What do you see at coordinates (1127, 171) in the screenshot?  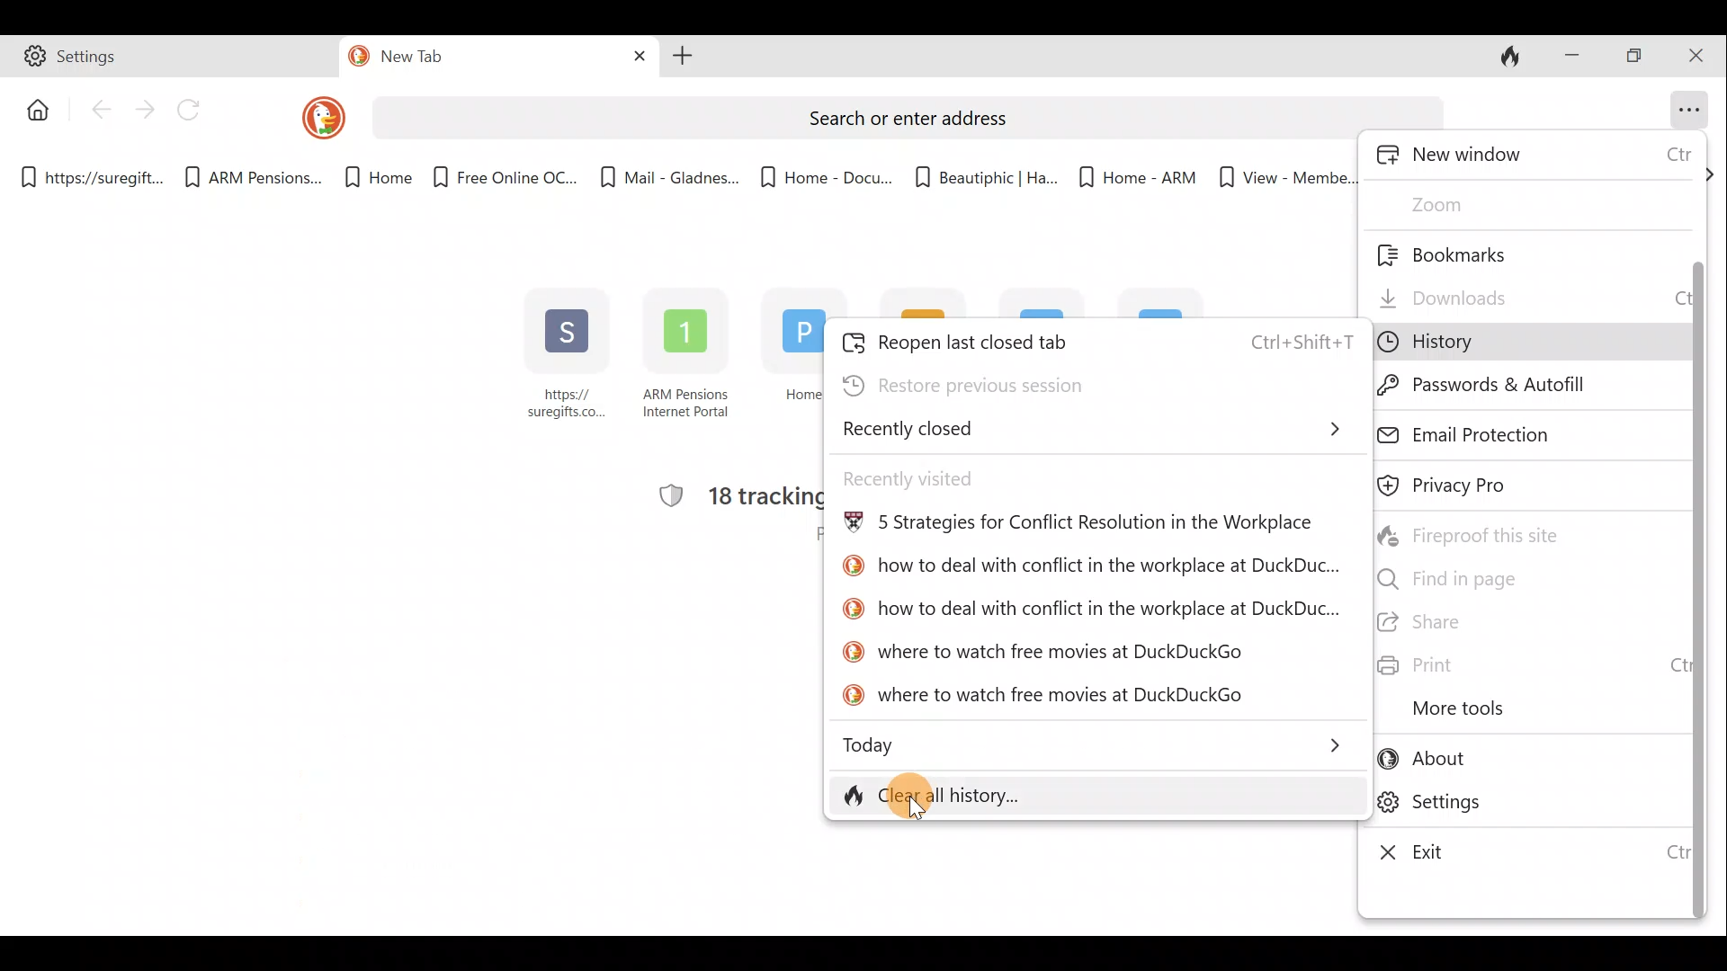 I see `Home - ARM` at bounding box center [1127, 171].